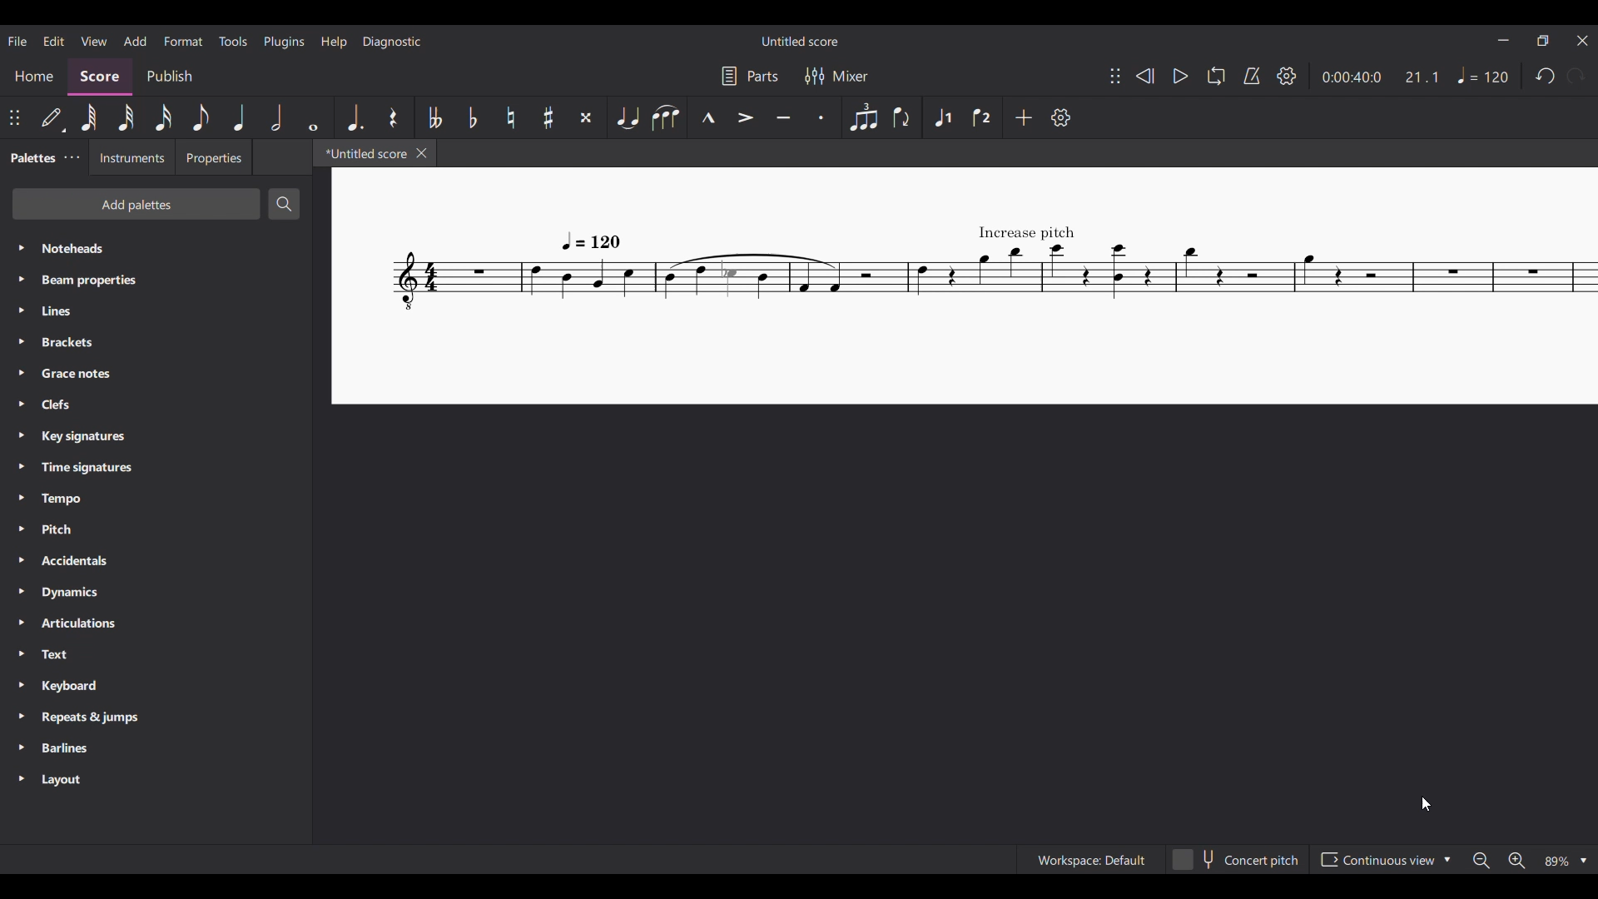 Image resolution: width=1598 pixels, height=899 pixels. Describe the element at coordinates (707, 117) in the screenshot. I see `Marcato` at that location.